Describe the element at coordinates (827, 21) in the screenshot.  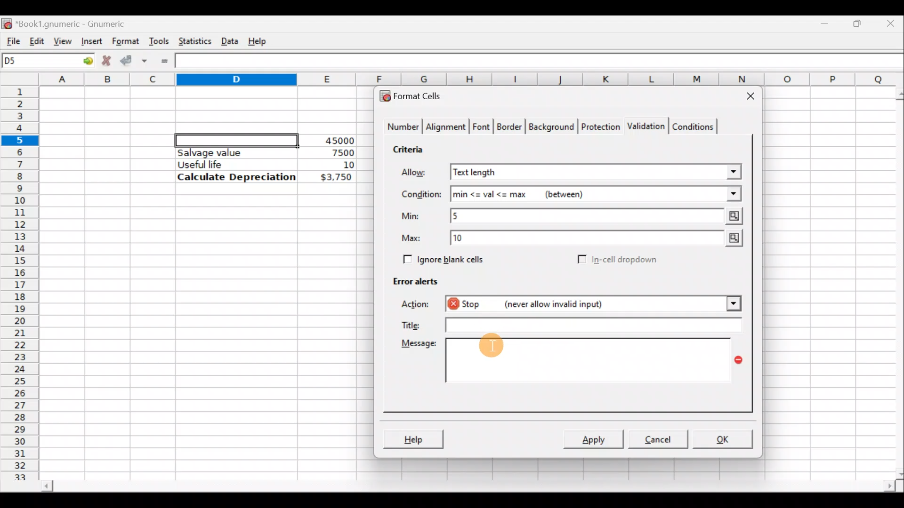
I see `Minimize` at that location.